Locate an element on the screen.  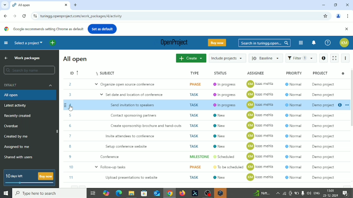
Current tab is located at coordinates (35, 5).